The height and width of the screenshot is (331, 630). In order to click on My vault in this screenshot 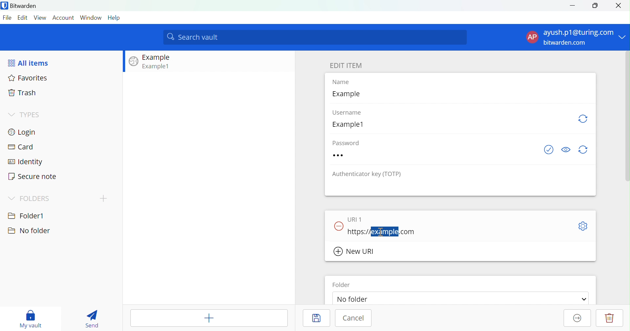, I will do `click(31, 318)`.